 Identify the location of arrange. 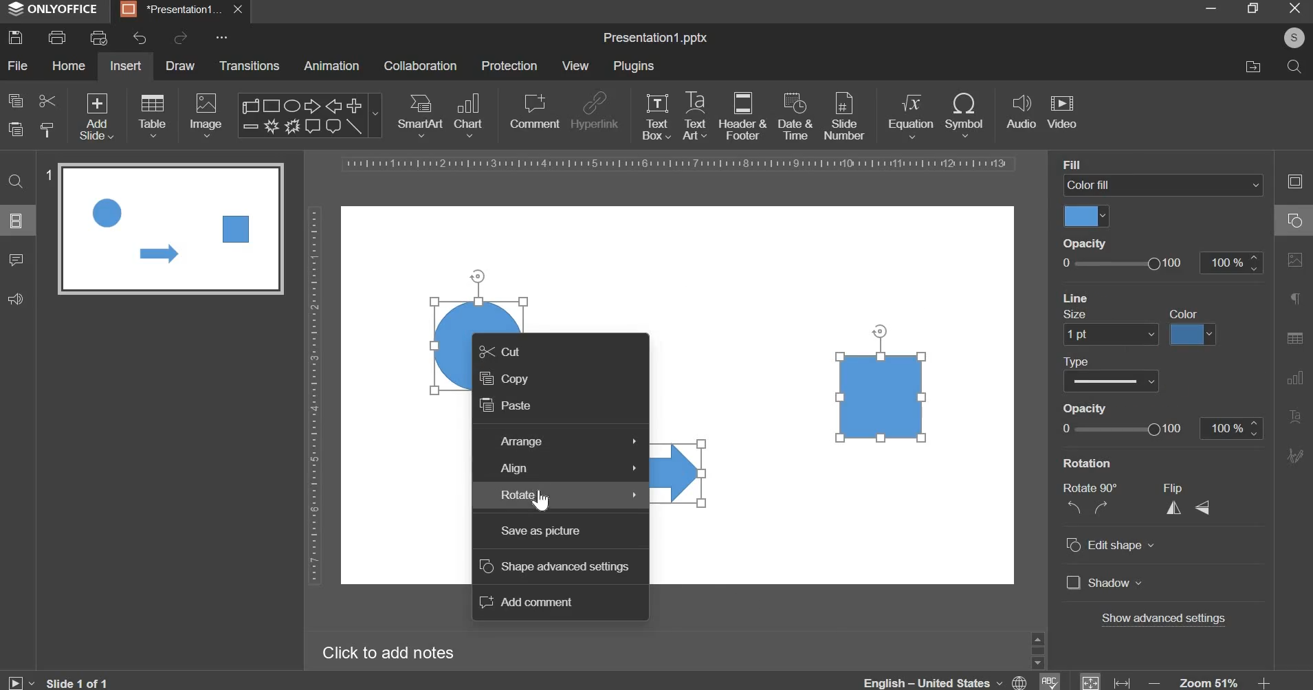
(566, 443).